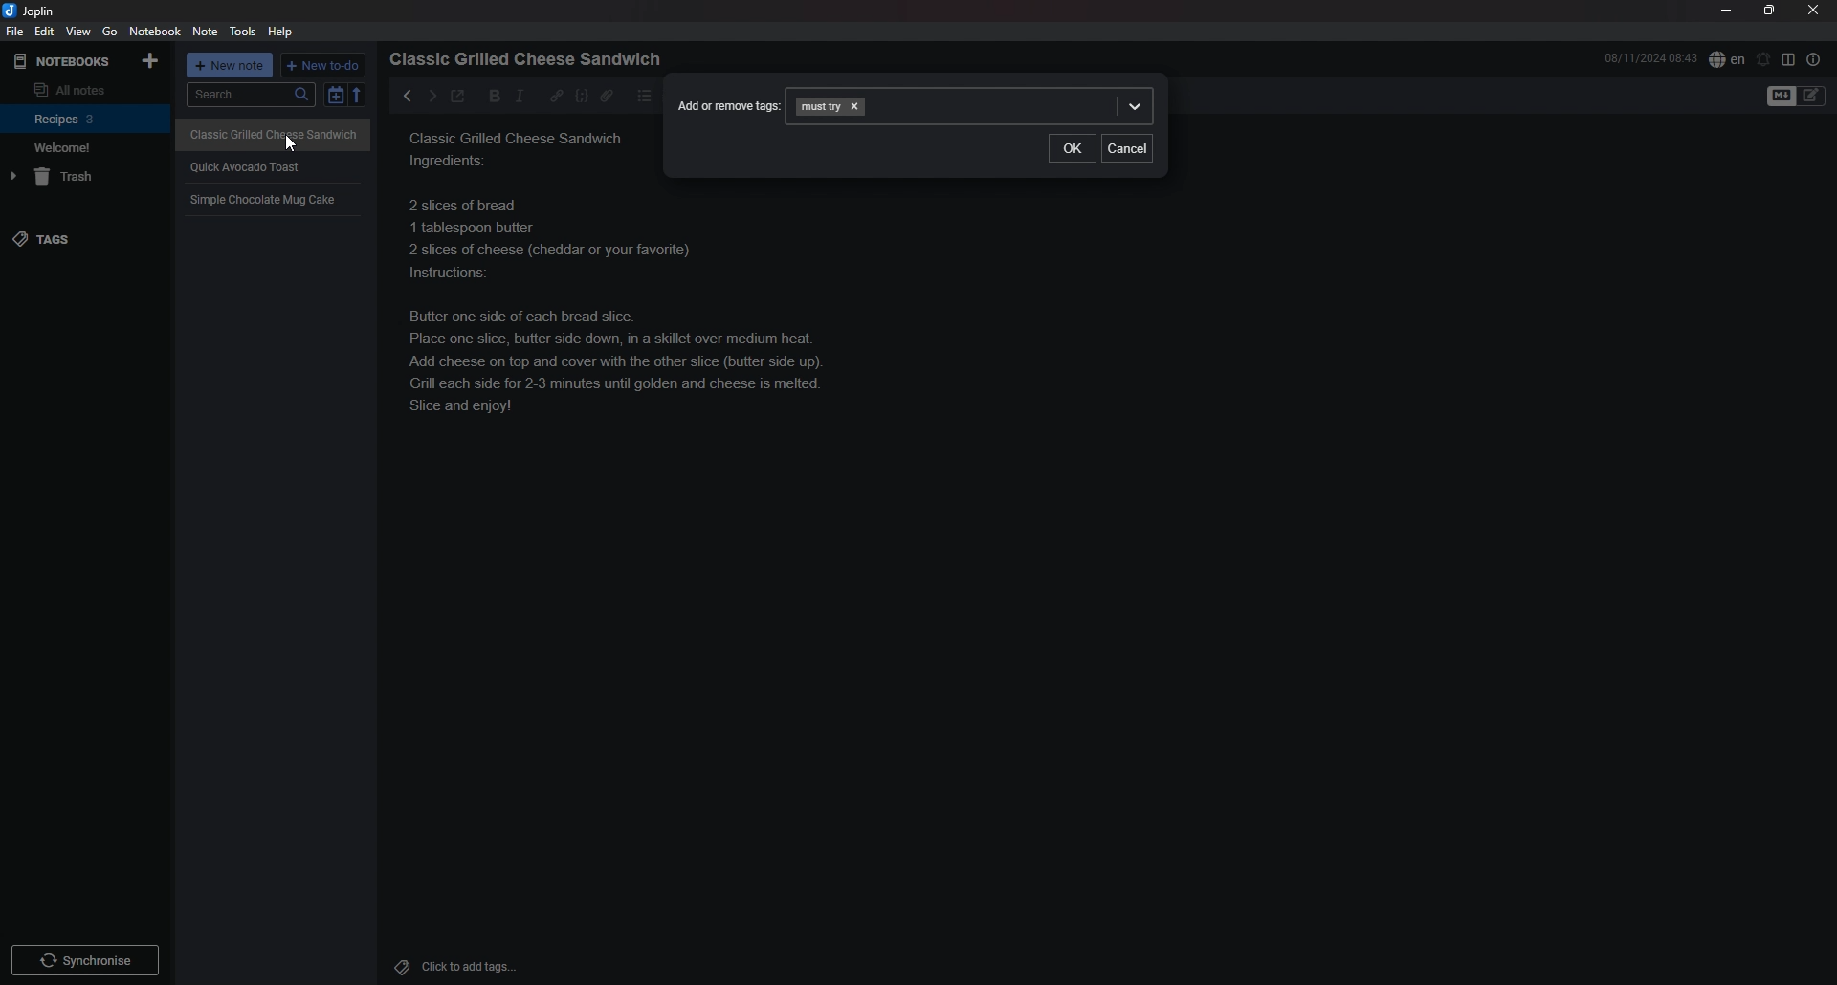 Image resolution: width=1837 pixels, height=985 pixels. What do you see at coordinates (607, 96) in the screenshot?
I see `attachment` at bounding box center [607, 96].